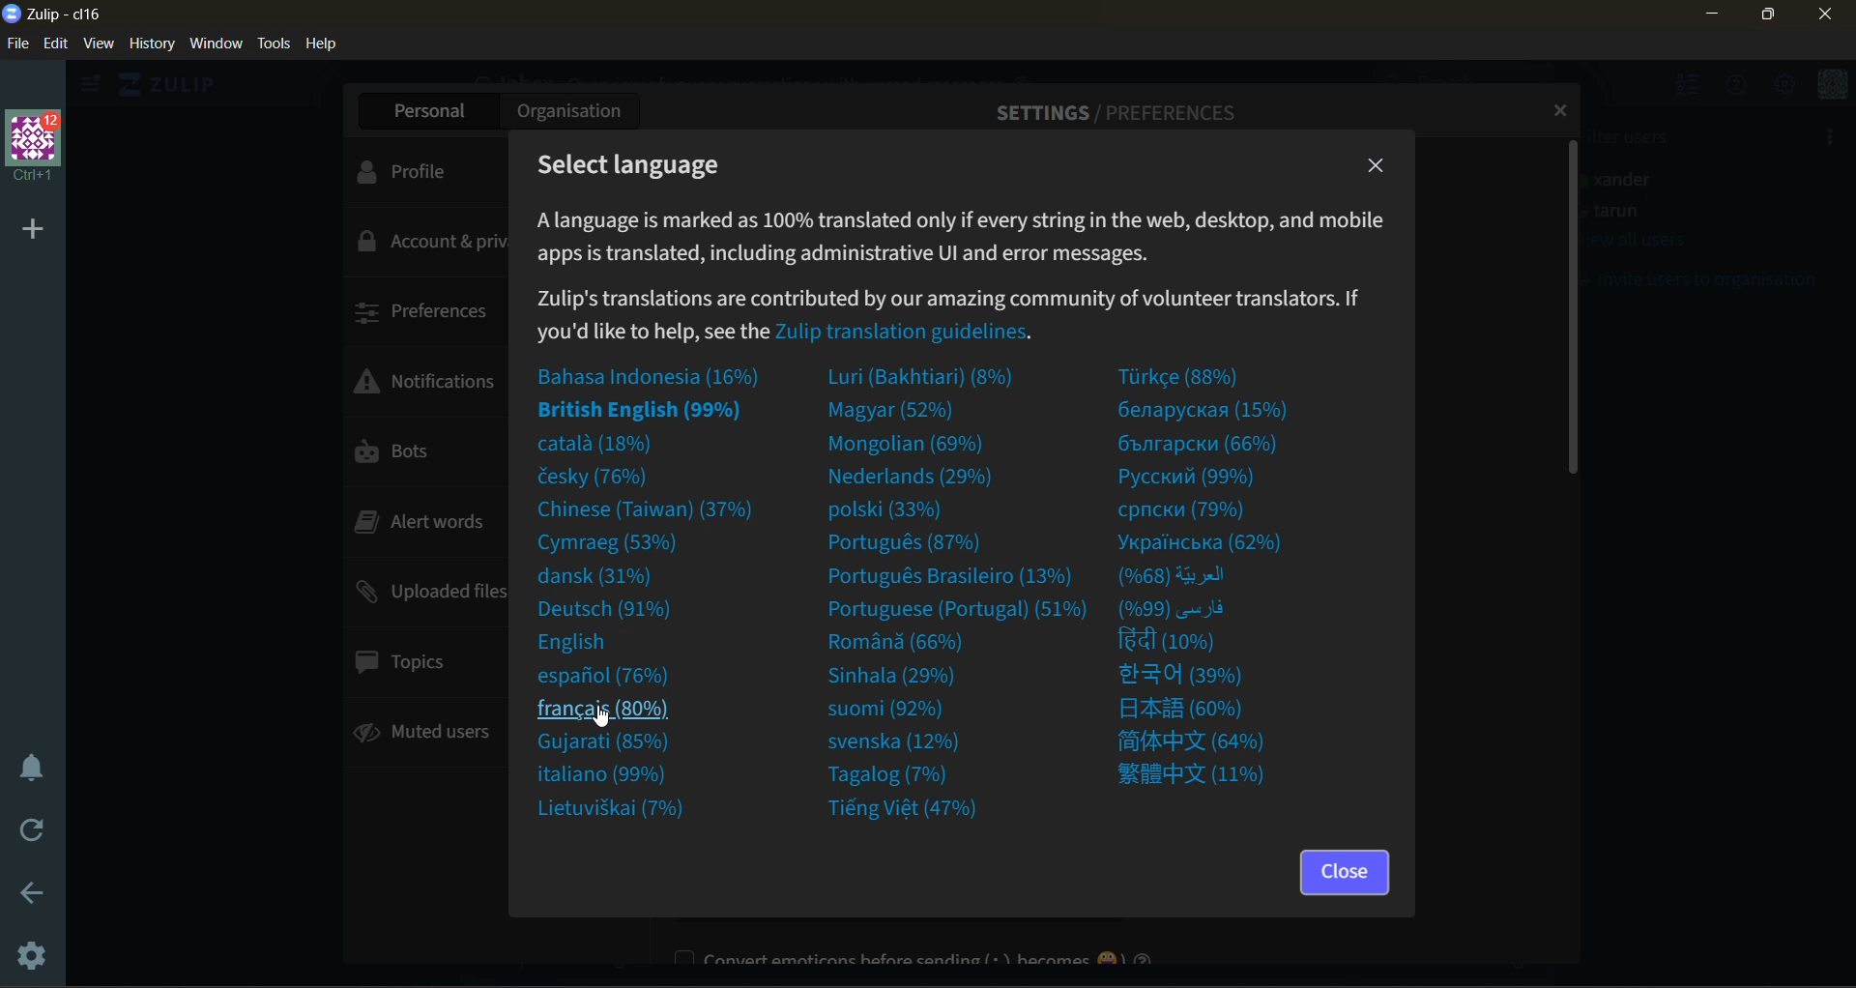 The image size is (1856, 988). What do you see at coordinates (34, 952) in the screenshot?
I see `settings` at bounding box center [34, 952].